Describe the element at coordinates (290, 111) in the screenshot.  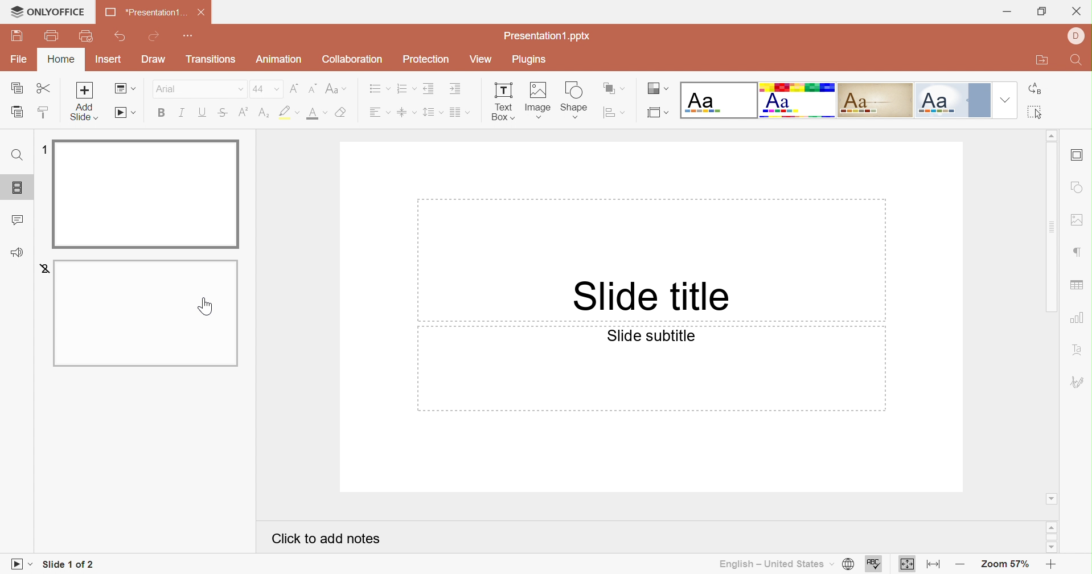
I see `Highlight color` at that location.